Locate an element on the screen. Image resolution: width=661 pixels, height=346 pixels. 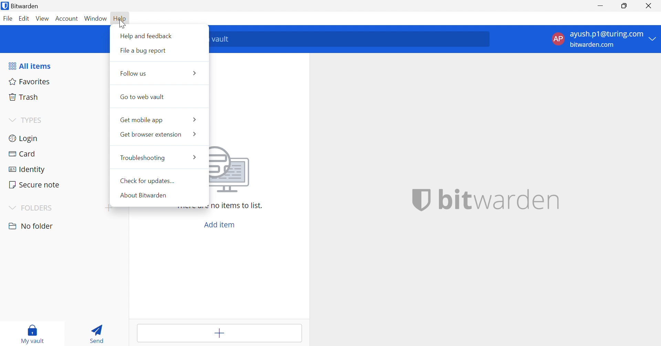
Edit is located at coordinates (25, 19).